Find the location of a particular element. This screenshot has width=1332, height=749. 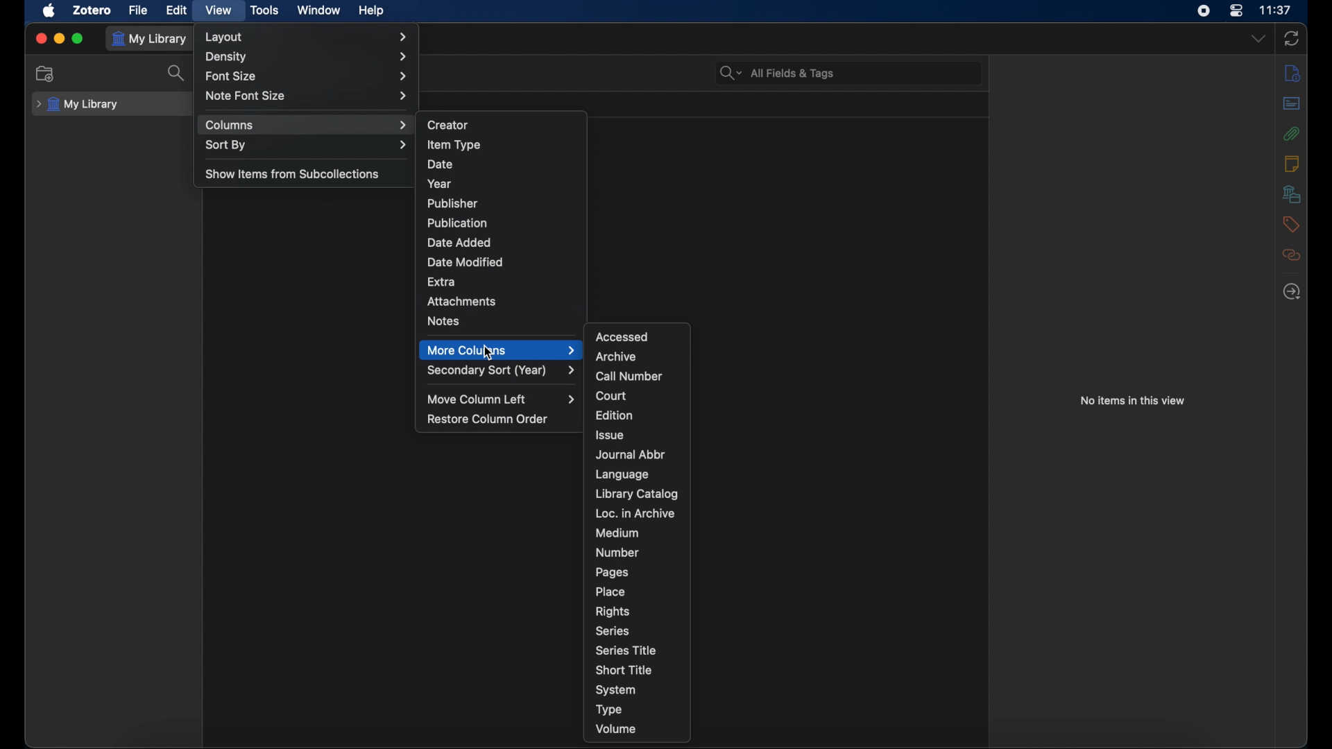

layout is located at coordinates (308, 37).